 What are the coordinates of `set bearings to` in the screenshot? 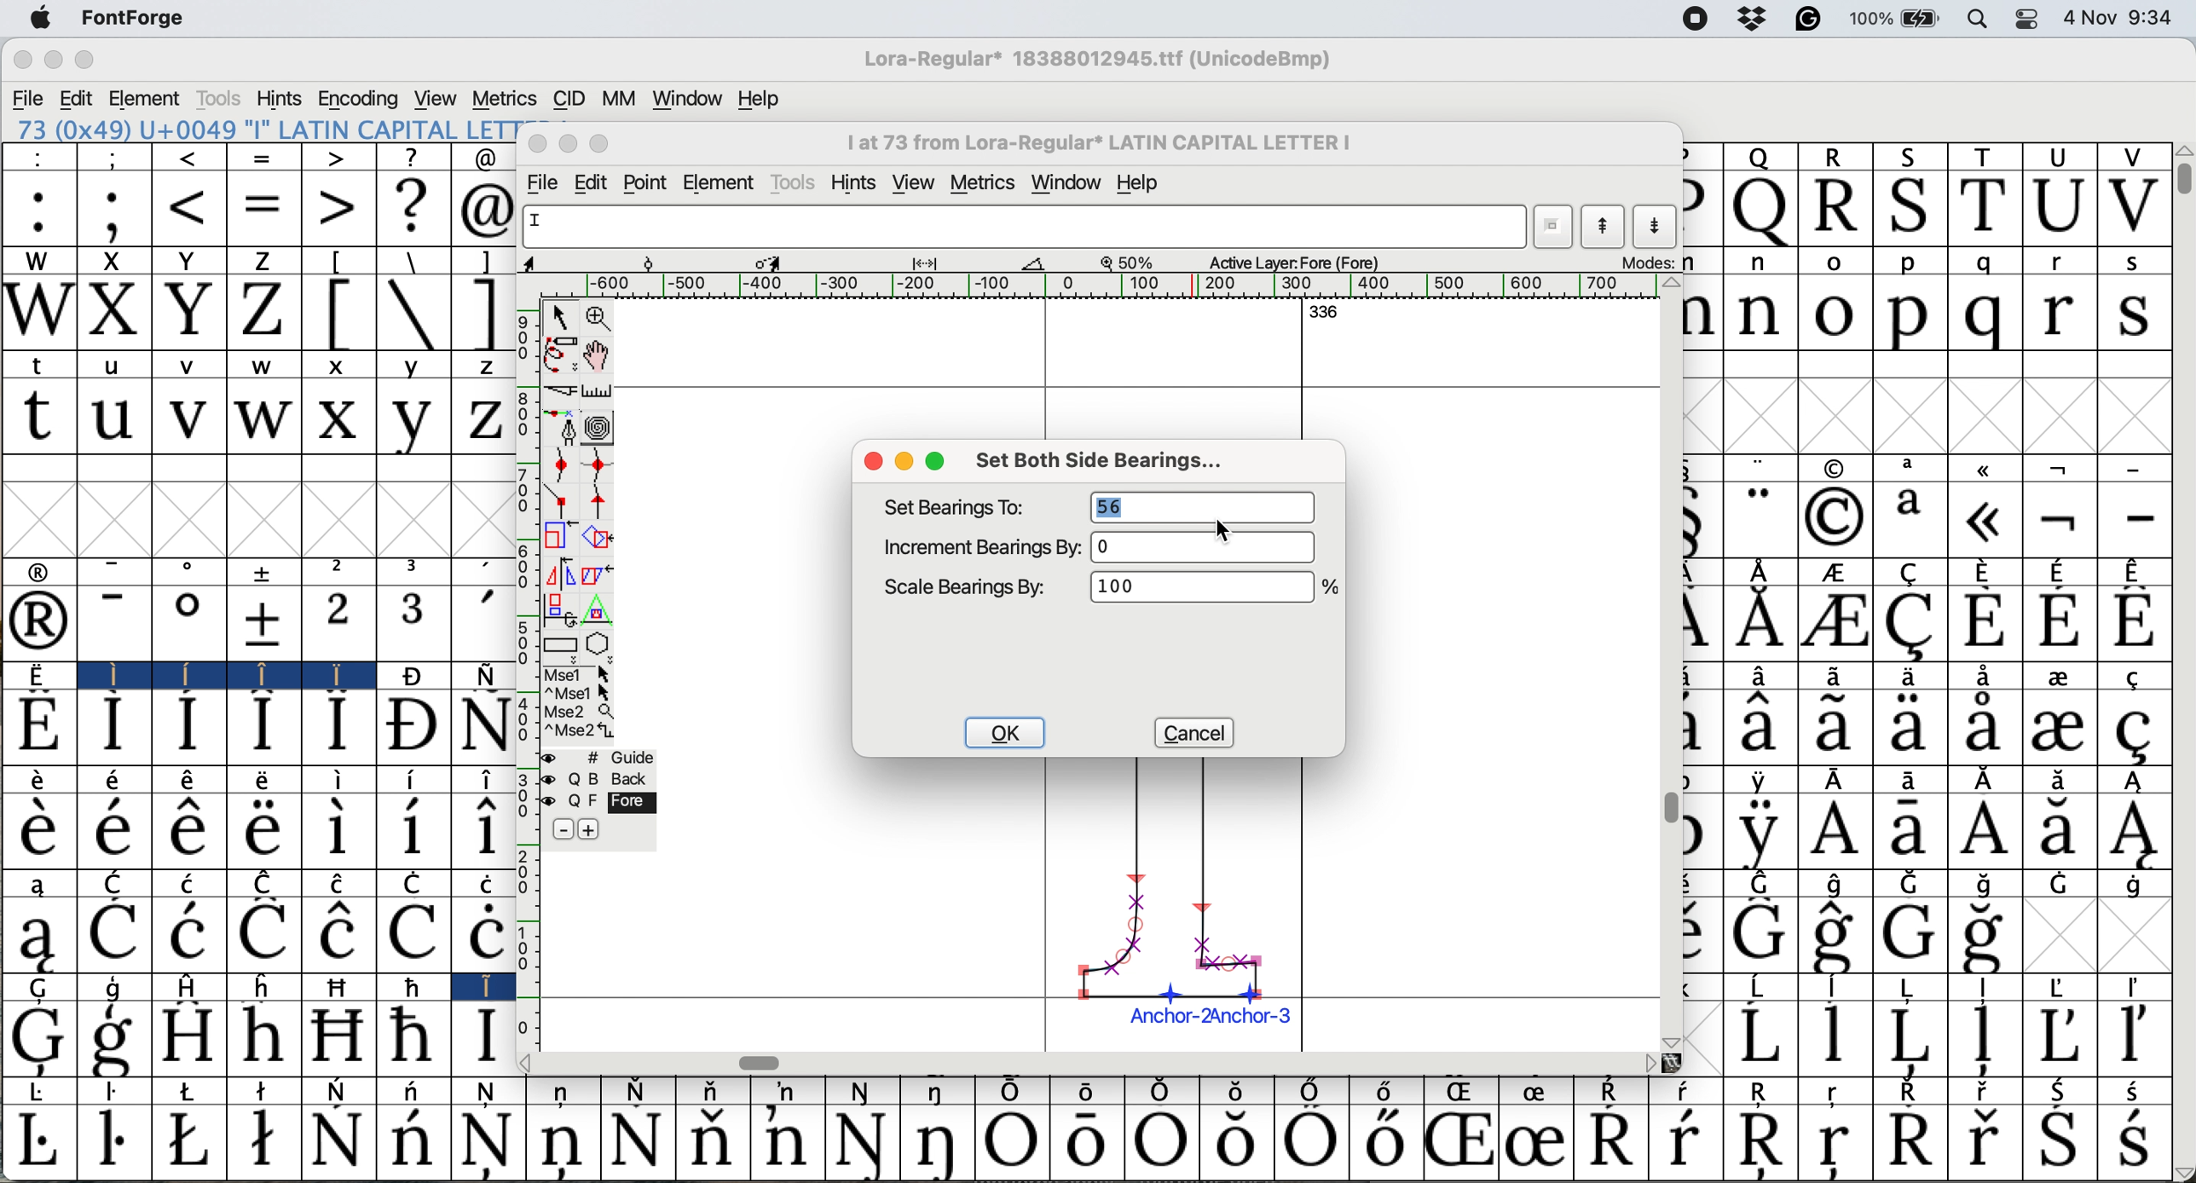 It's located at (962, 507).